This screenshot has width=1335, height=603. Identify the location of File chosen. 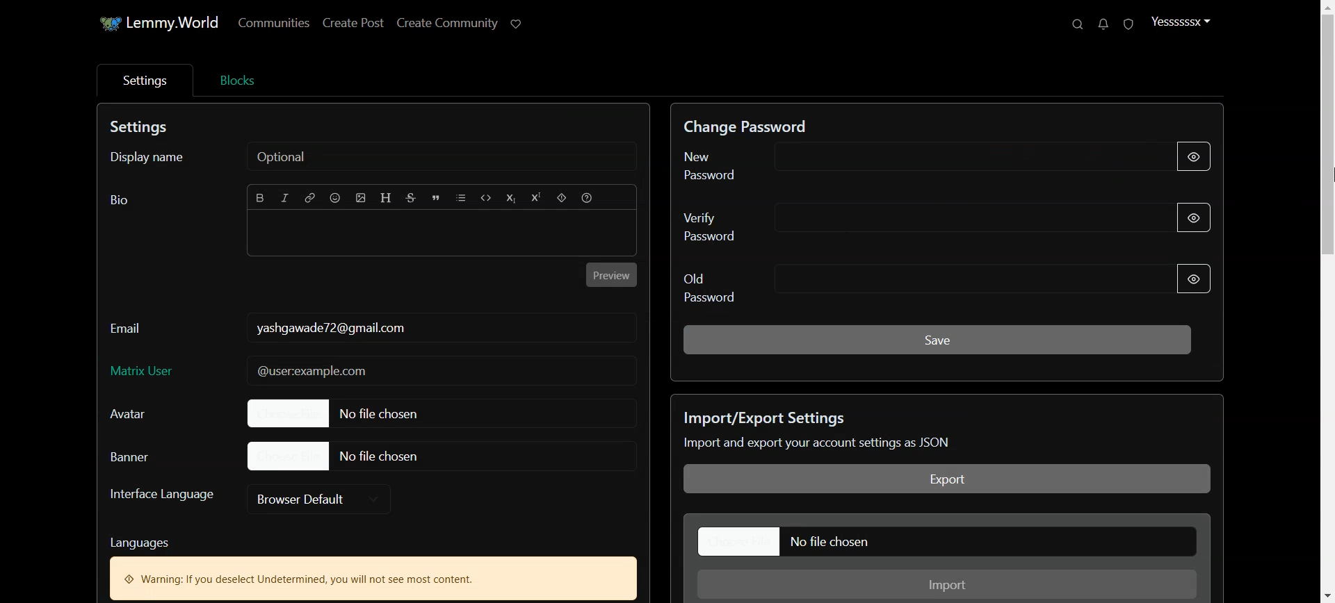
(444, 414).